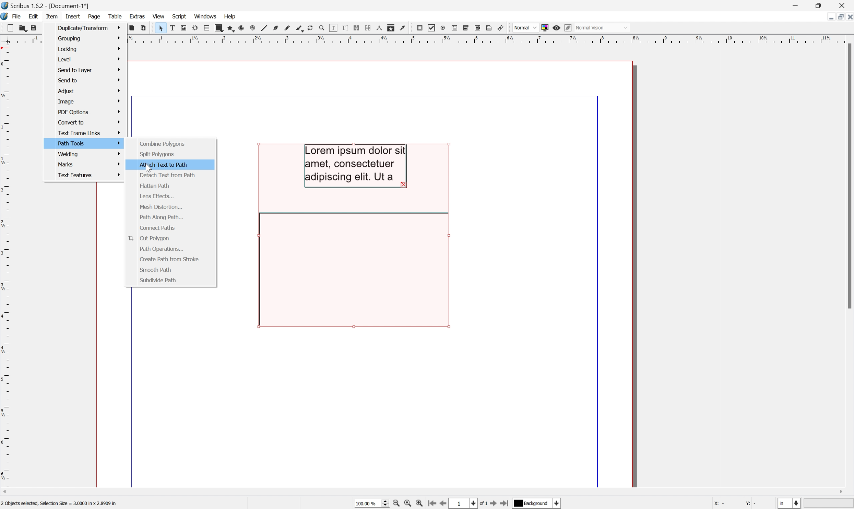  I want to click on Duplicate, so click(90, 27).